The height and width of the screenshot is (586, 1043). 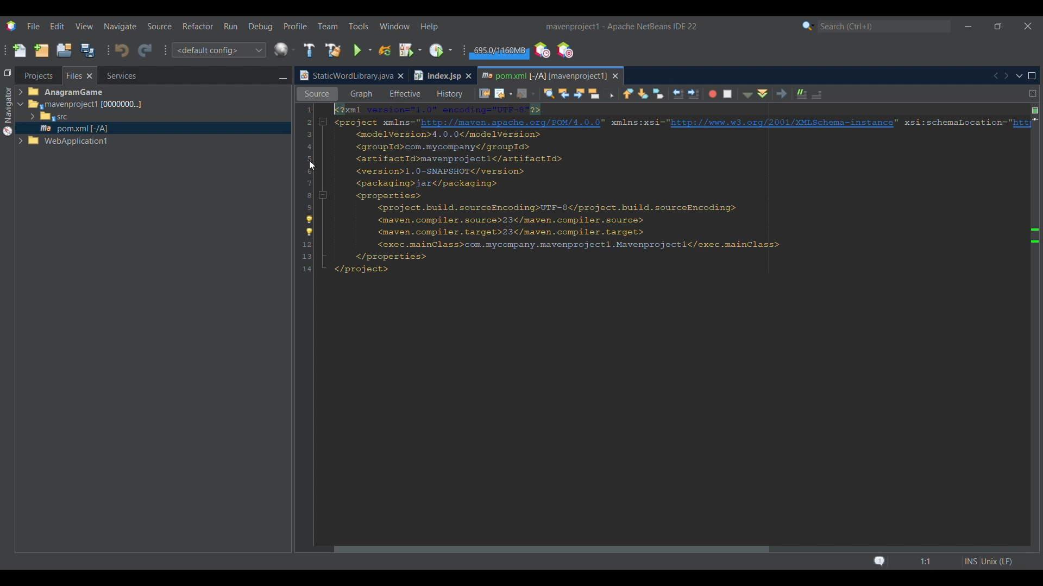 I want to click on Find selection, so click(x=546, y=93).